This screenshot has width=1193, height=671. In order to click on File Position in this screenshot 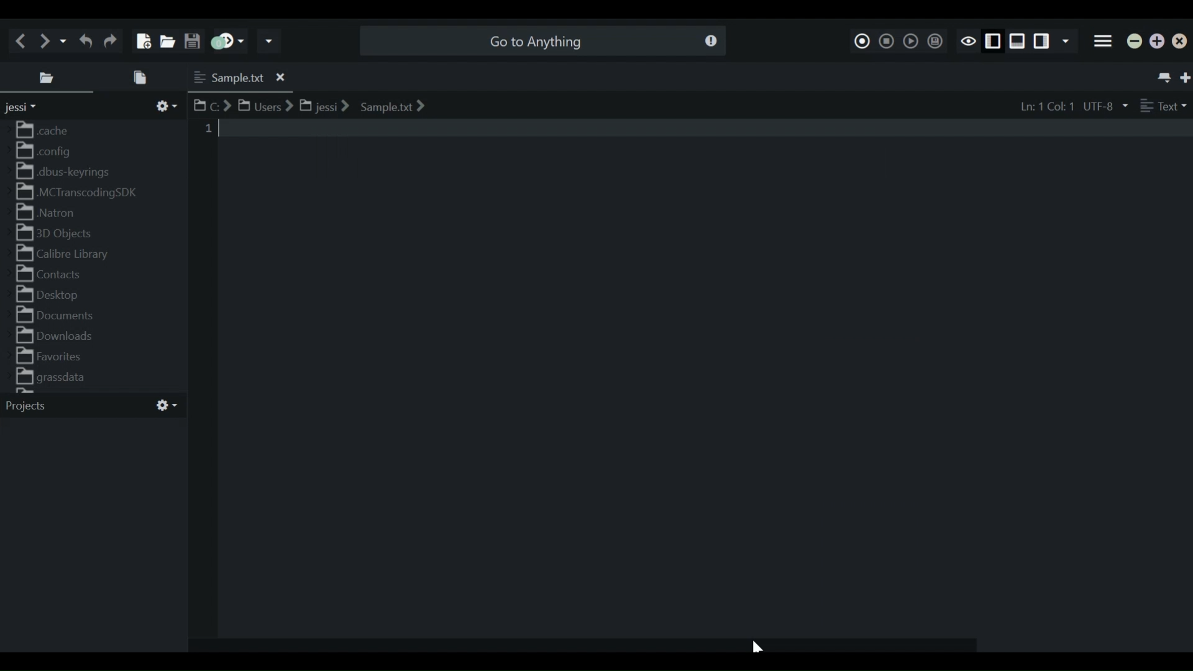, I will do `click(1041, 107)`.